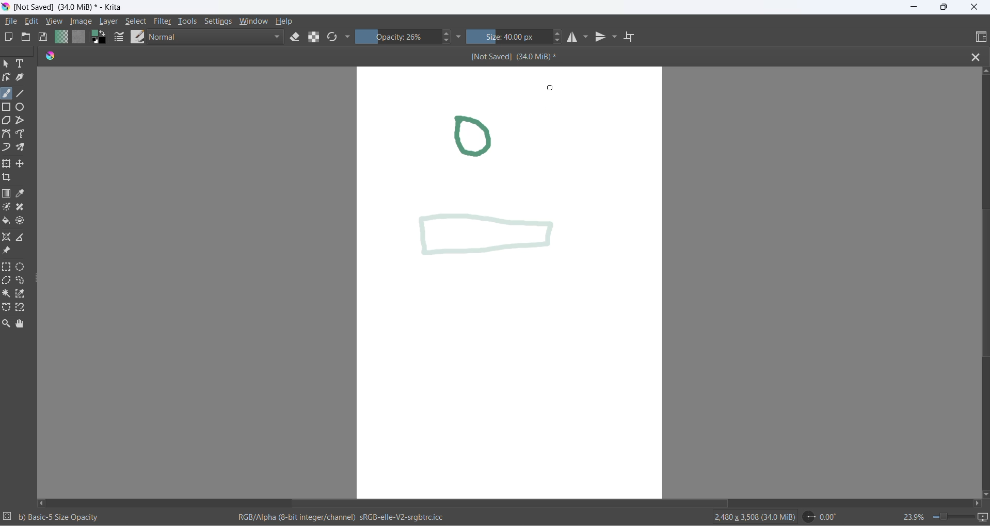  I want to click on size increase button, so click(560, 34).